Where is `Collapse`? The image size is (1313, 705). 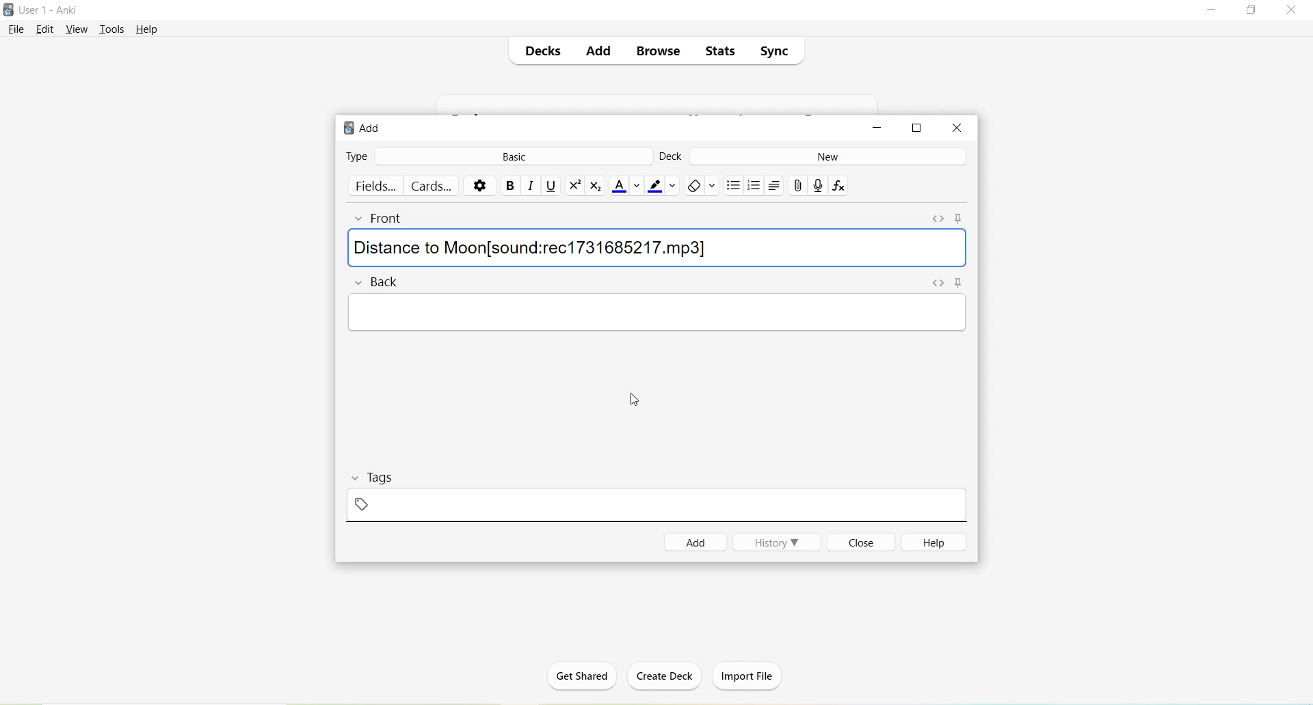 Collapse is located at coordinates (357, 478).